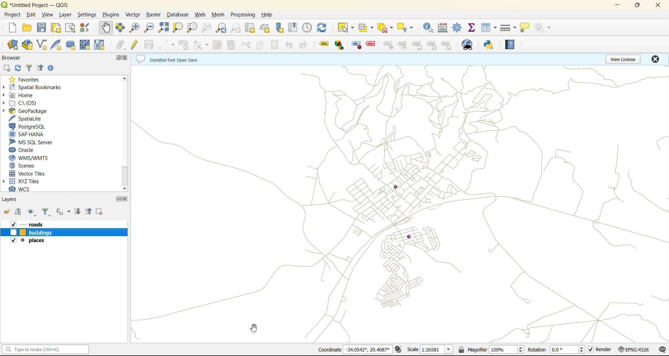  Describe the element at coordinates (616, 6) in the screenshot. I see `minimize` at that location.